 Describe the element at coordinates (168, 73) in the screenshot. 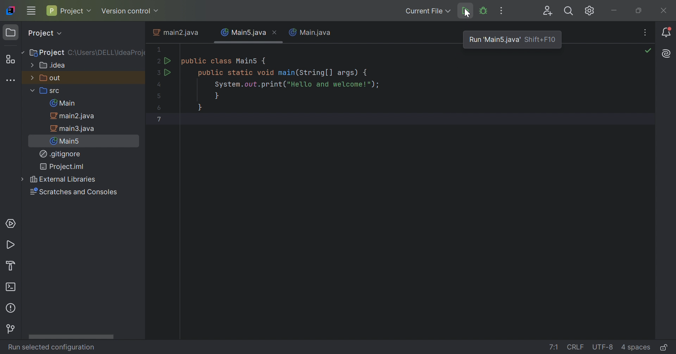

I see `Run` at that location.